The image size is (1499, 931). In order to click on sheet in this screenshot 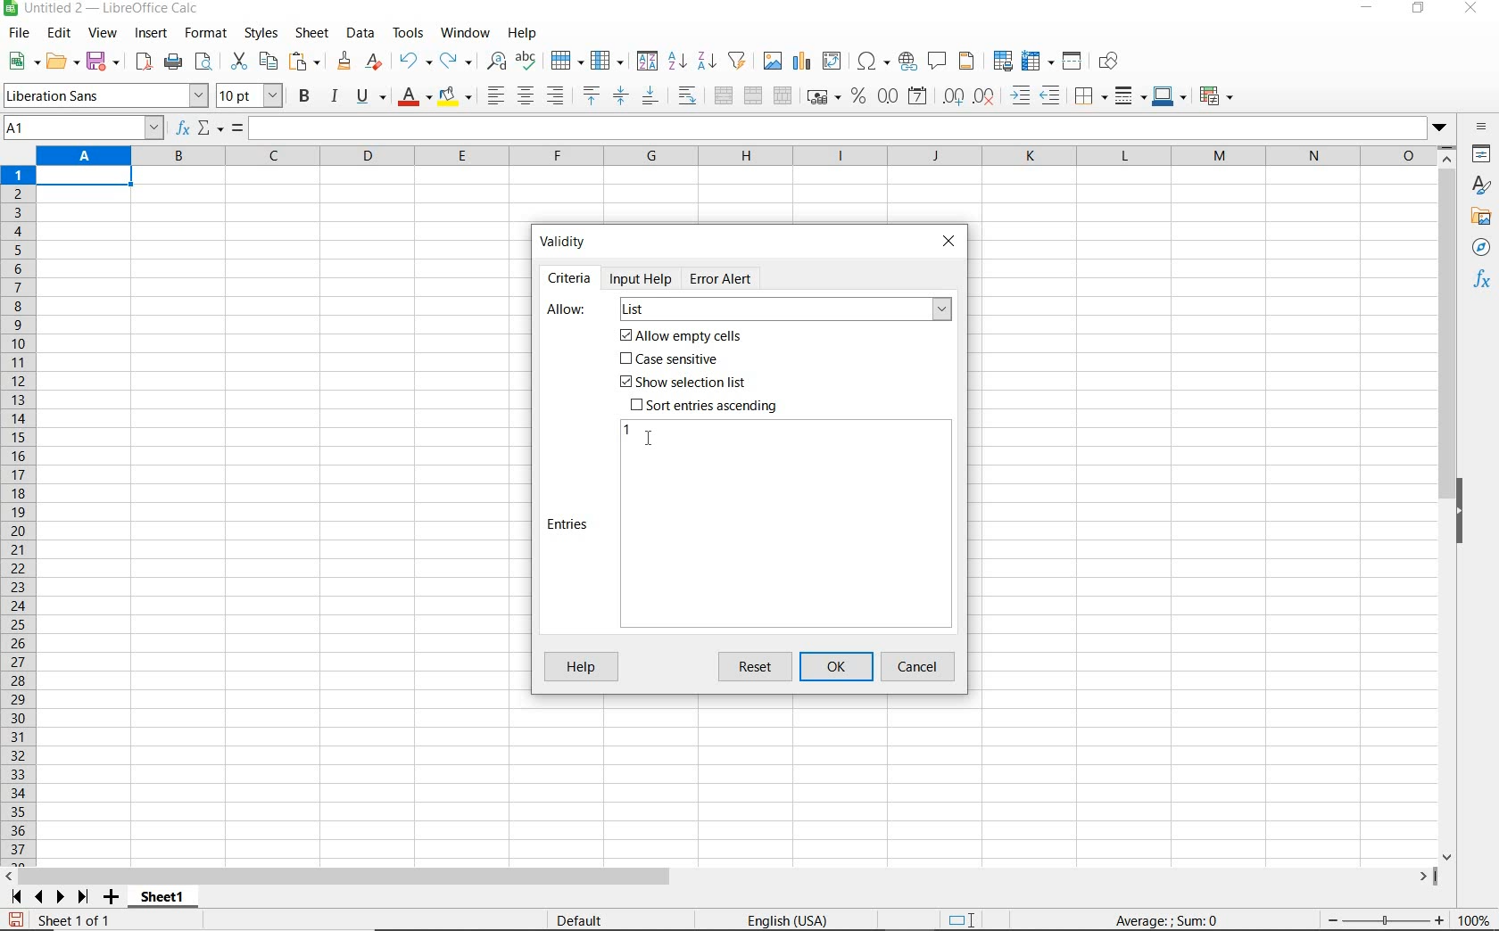, I will do `click(313, 35)`.